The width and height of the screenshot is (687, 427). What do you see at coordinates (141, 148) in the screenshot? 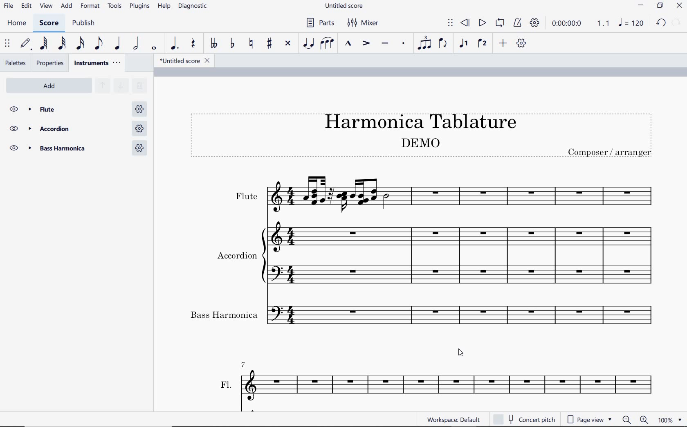
I see `Bass harmonica settings` at bounding box center [141, 148].